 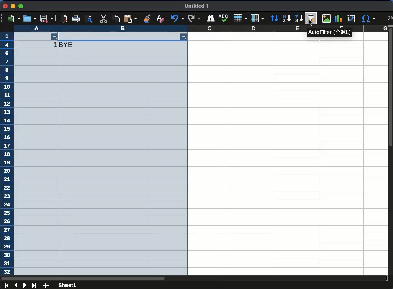 I want to click on bye, so click(x=68, y=44).